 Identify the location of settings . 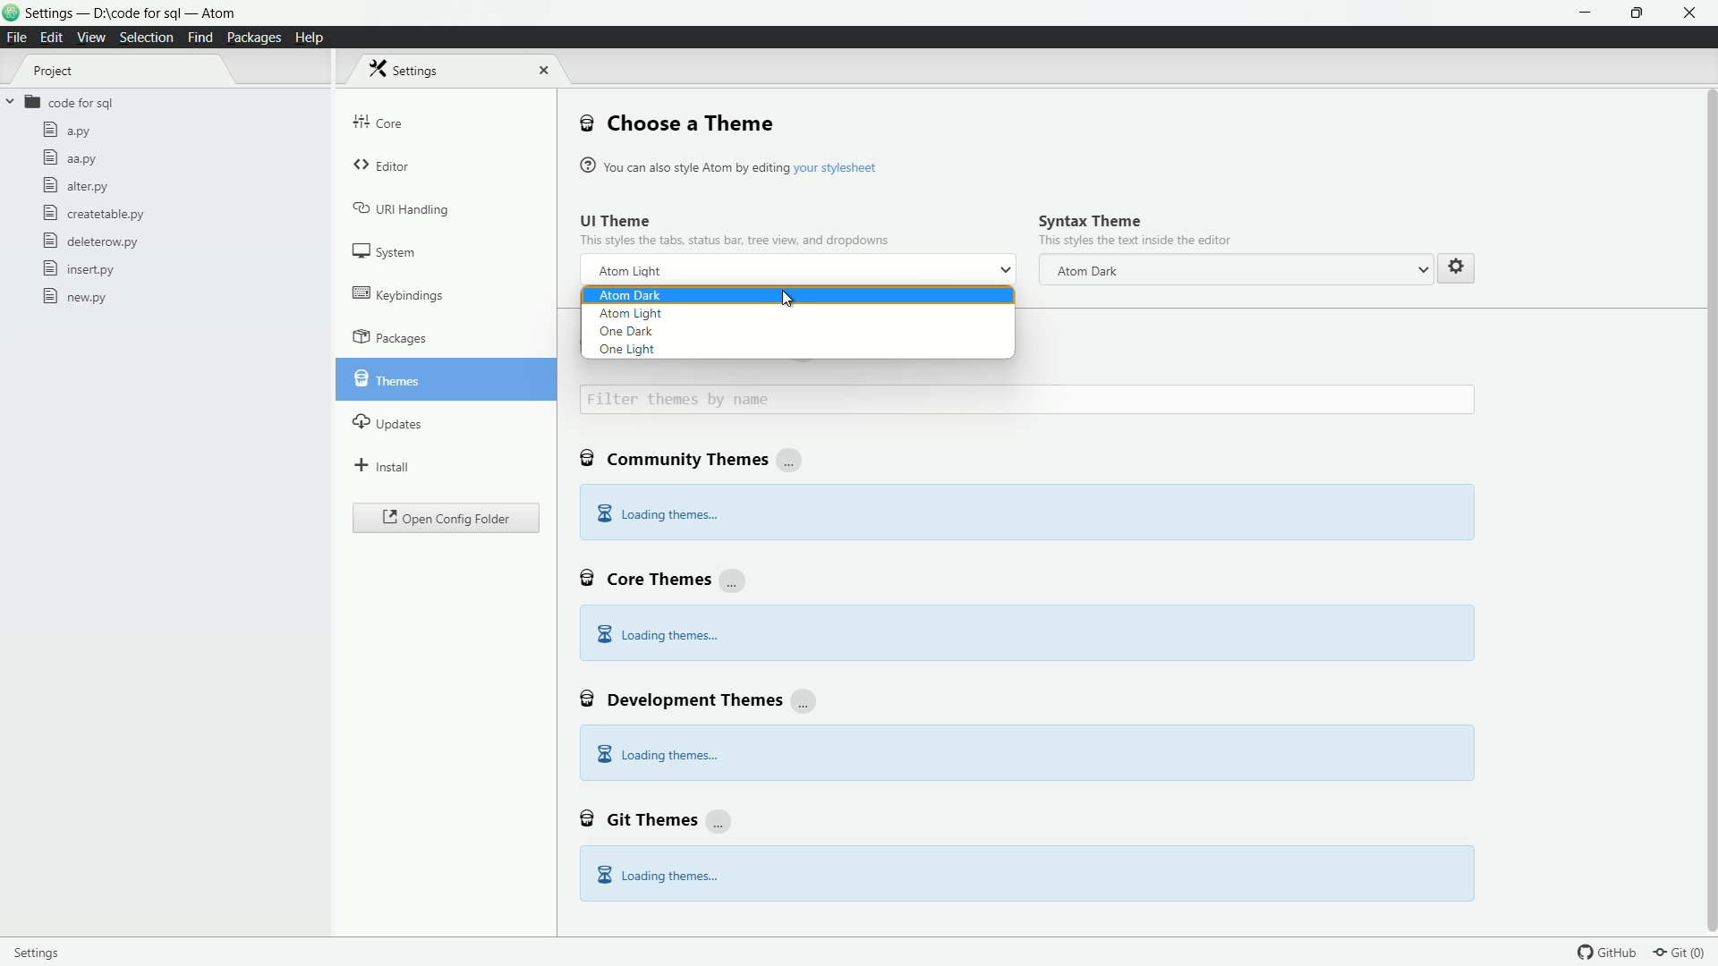
(46, 951).